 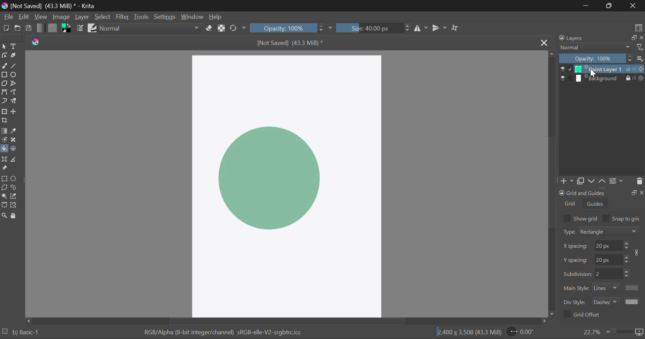 What do you see at coordinates (4, 101) in the screenshot?
I see `Dynamic Brush` at bounding box center [4, 101].